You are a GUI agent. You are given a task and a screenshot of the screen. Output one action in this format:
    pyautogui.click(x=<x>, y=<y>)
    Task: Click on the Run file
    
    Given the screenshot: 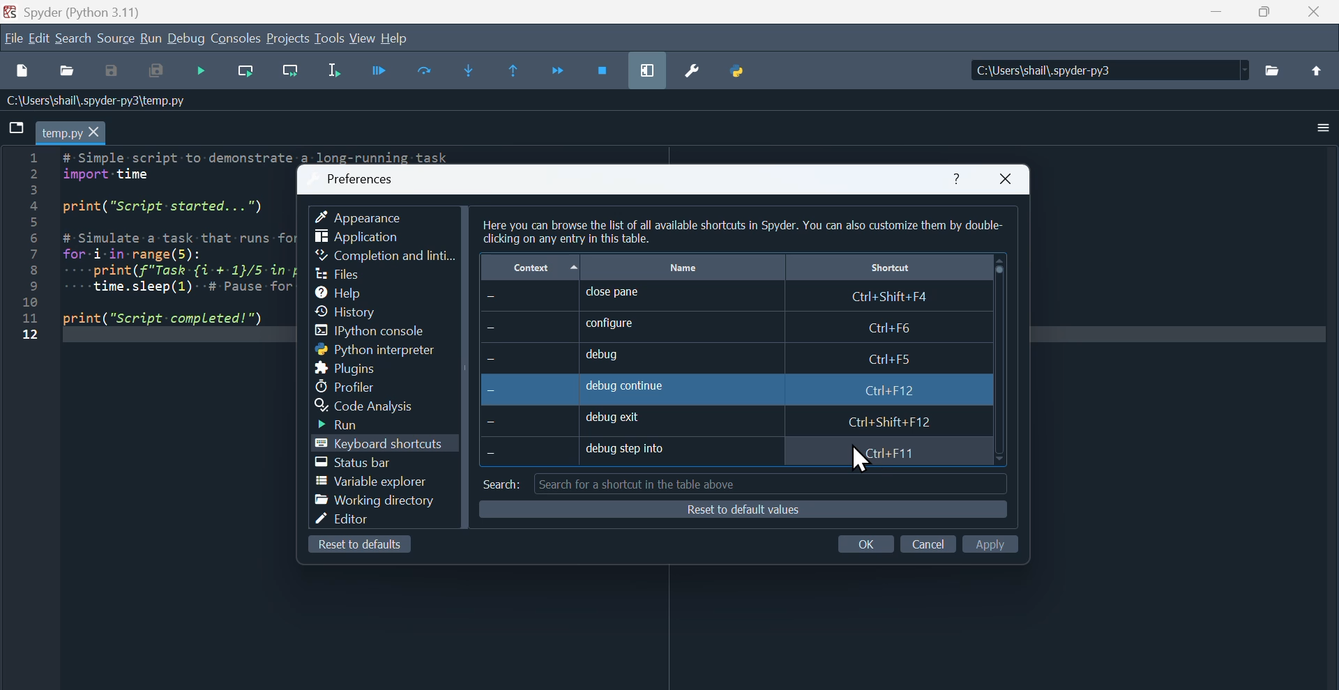 What is the action you would take?
    pyautogui.click(x=380, y=73)
    